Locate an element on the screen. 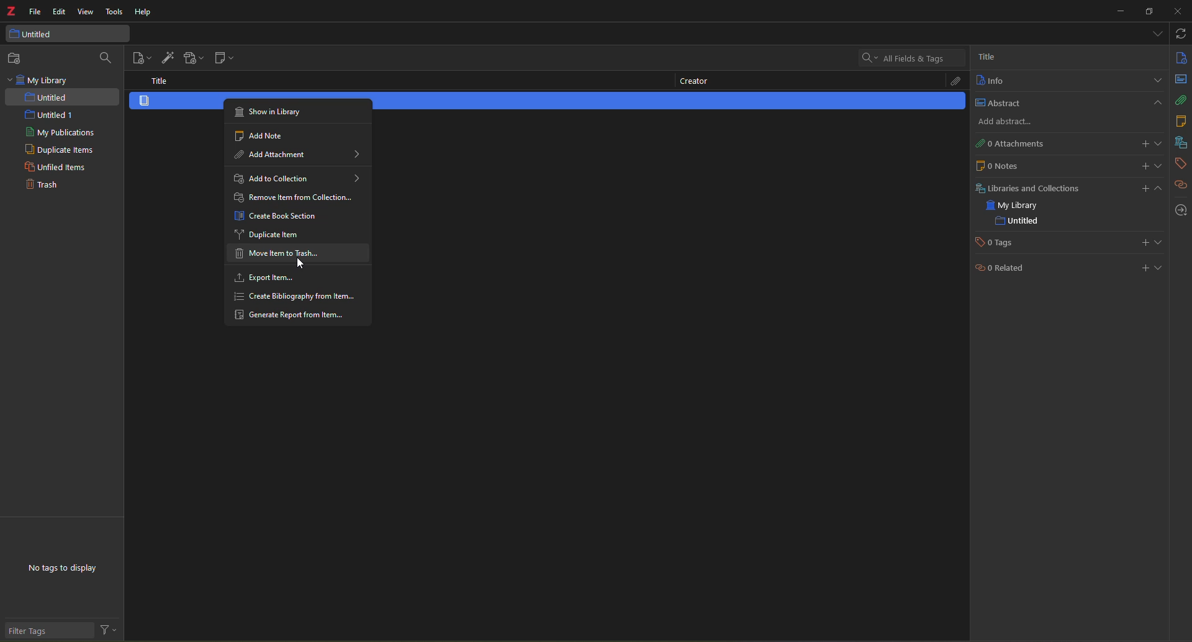 The height and width of the screenshot is (642, 1192). maximize is located at coordinates (1149, 12).